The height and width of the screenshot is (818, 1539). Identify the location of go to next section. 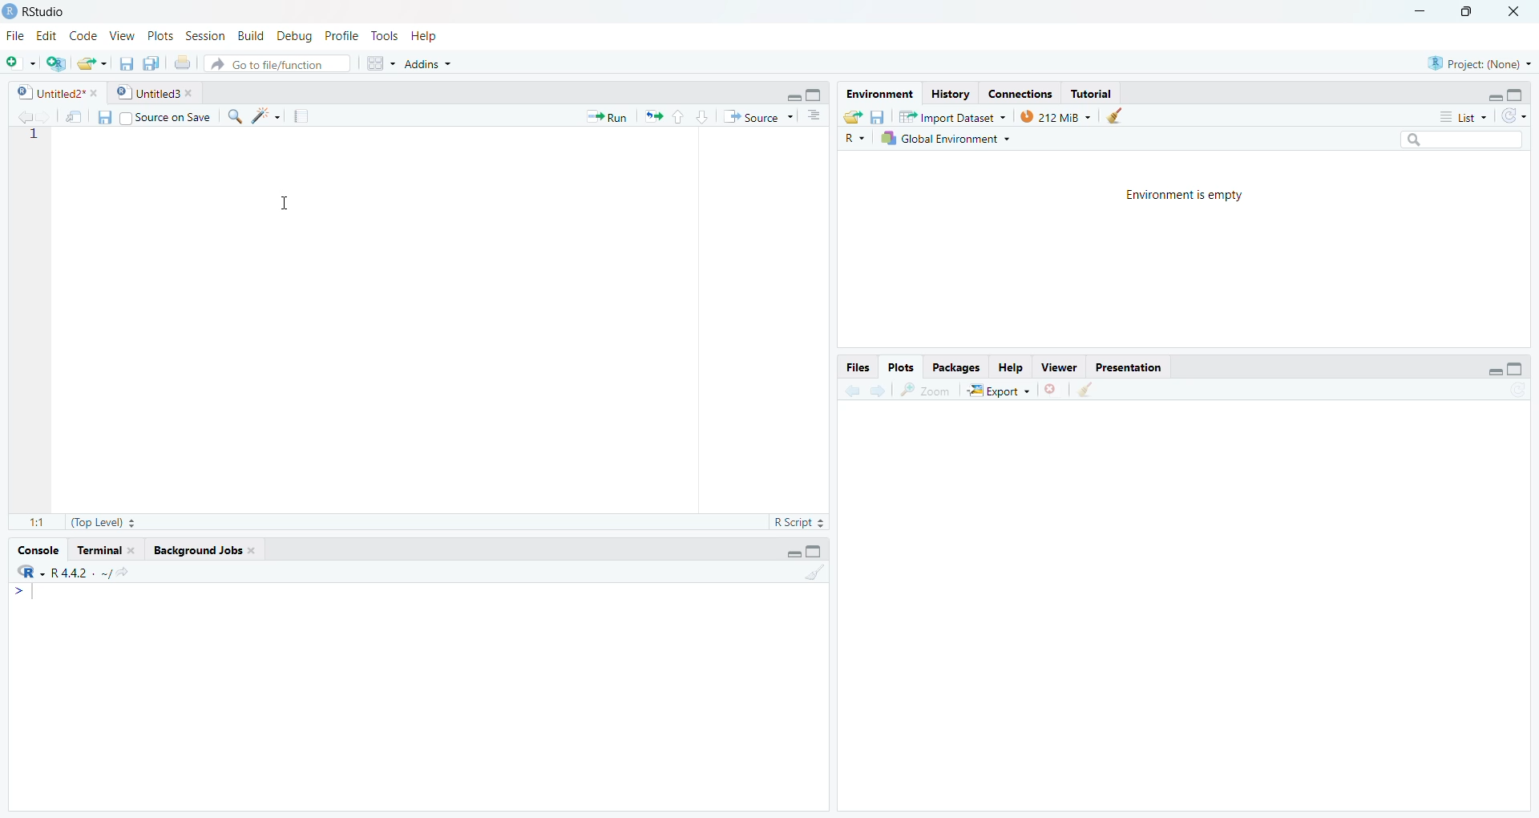
(704, 119).